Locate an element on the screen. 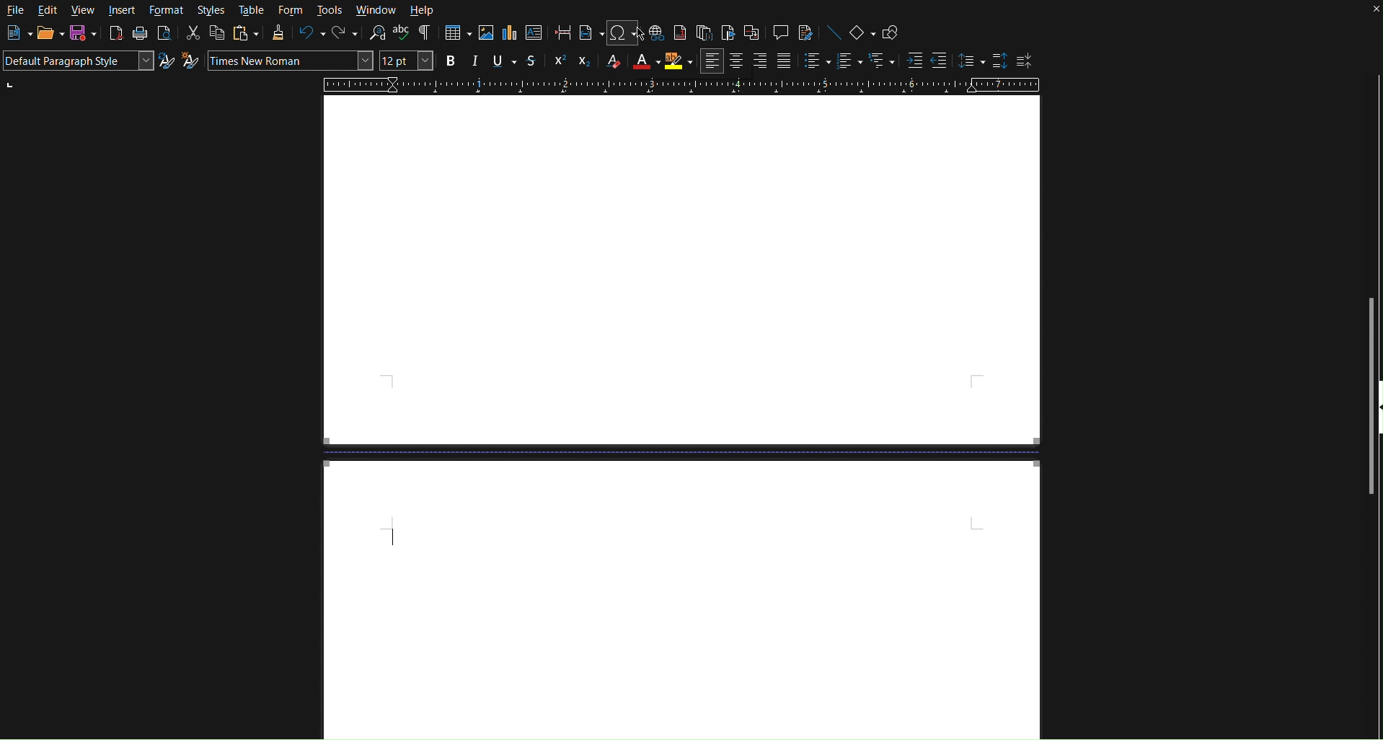  Show Track Changes Functions is located at coordinates (807, 32).